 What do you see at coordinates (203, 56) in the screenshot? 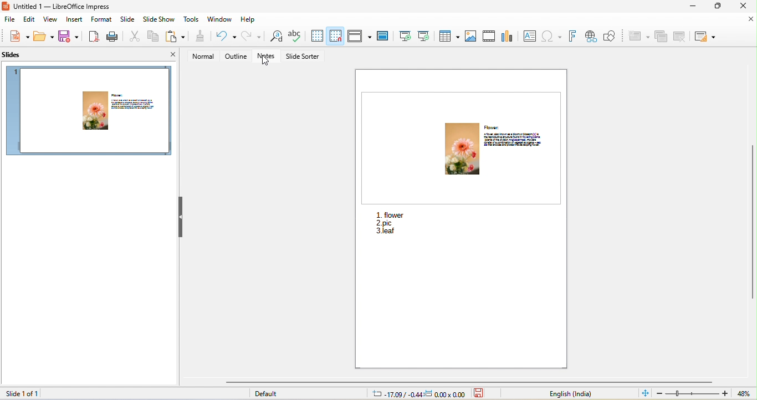
I see `normal` at bounding box center [203, 56].